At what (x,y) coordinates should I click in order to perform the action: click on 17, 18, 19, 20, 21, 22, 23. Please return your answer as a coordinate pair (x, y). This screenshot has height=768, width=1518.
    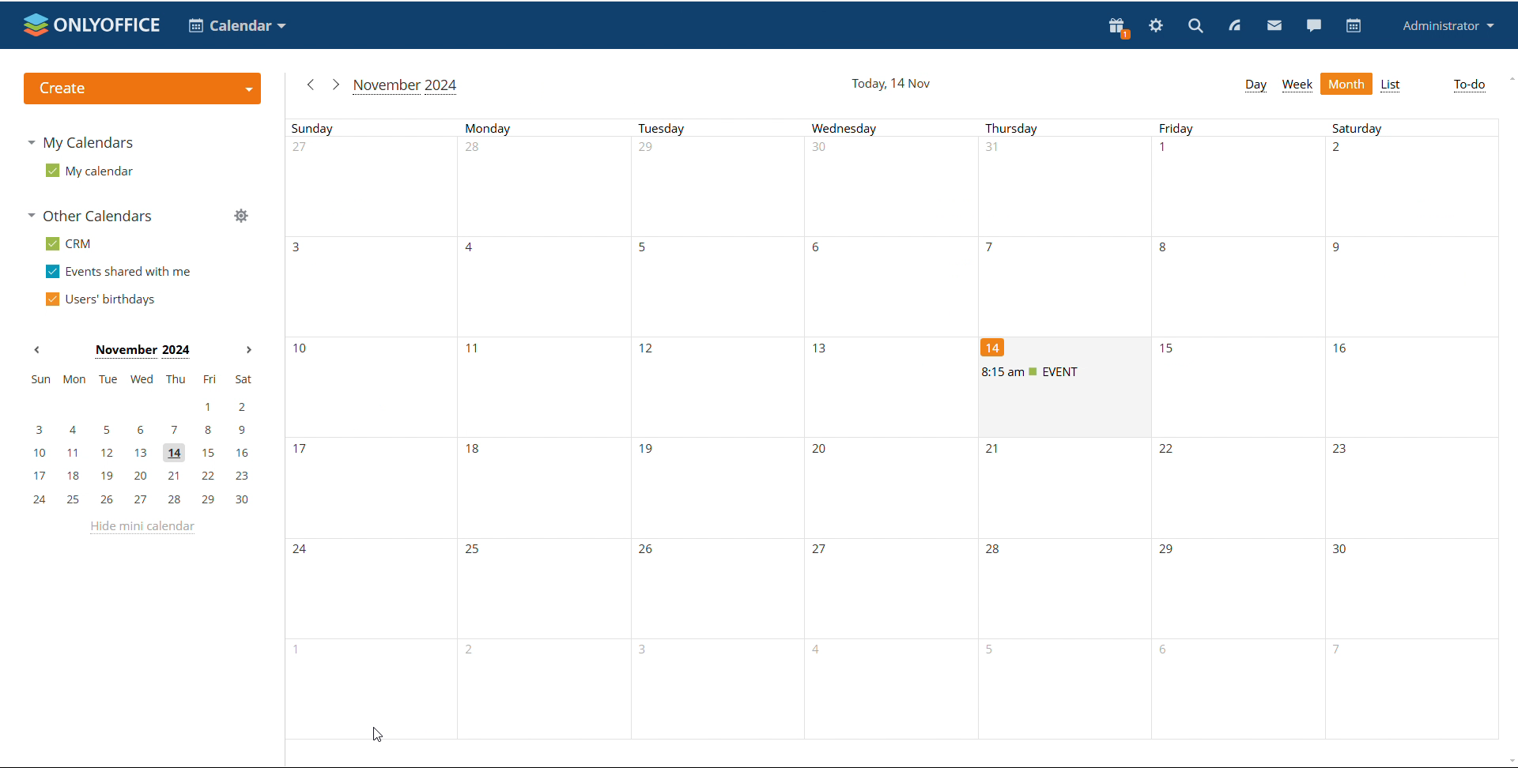
    Looking at the image, I should click on (703, 488).